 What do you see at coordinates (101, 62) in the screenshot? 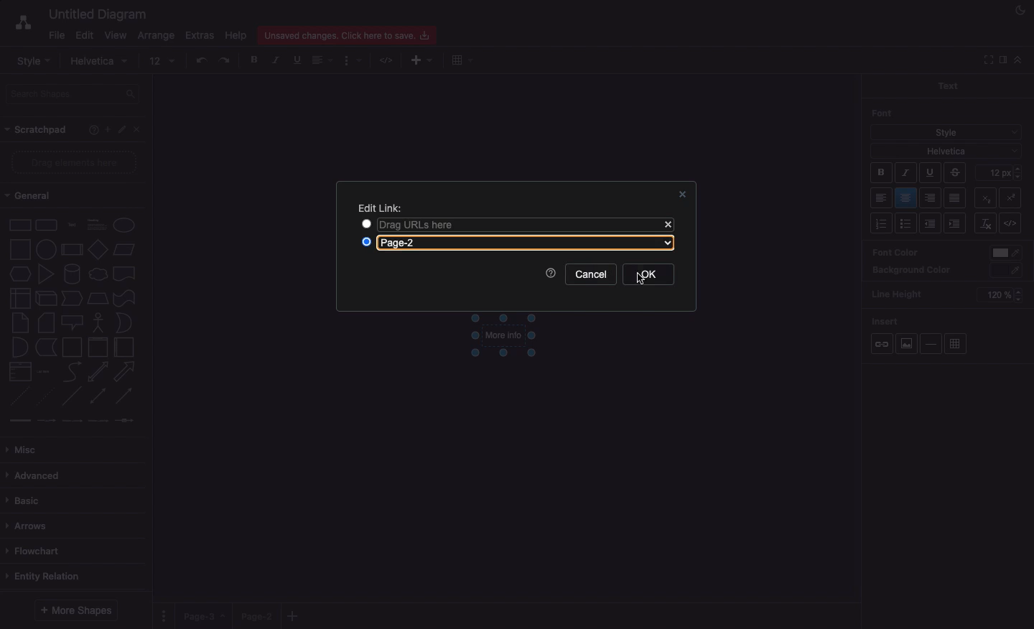
I see `Helvetica` at bounding box center [101, 62].